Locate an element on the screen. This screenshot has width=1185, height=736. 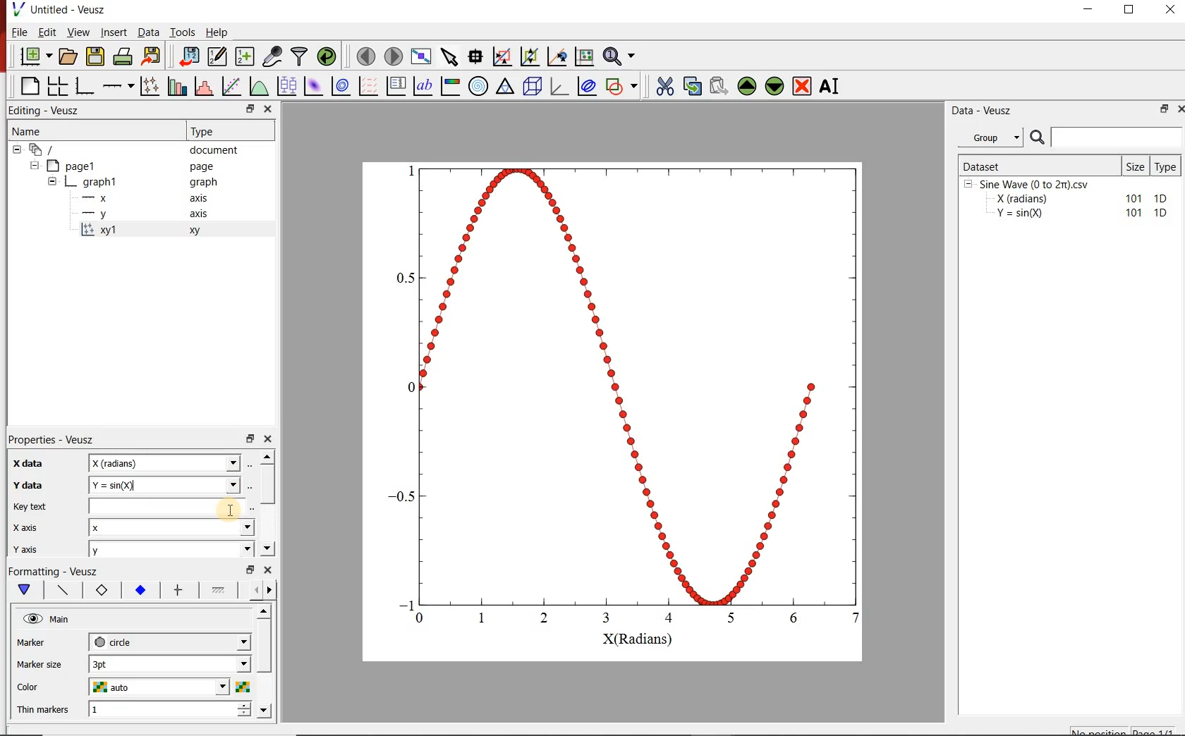
hit a function is located at coordinates (233, 86).